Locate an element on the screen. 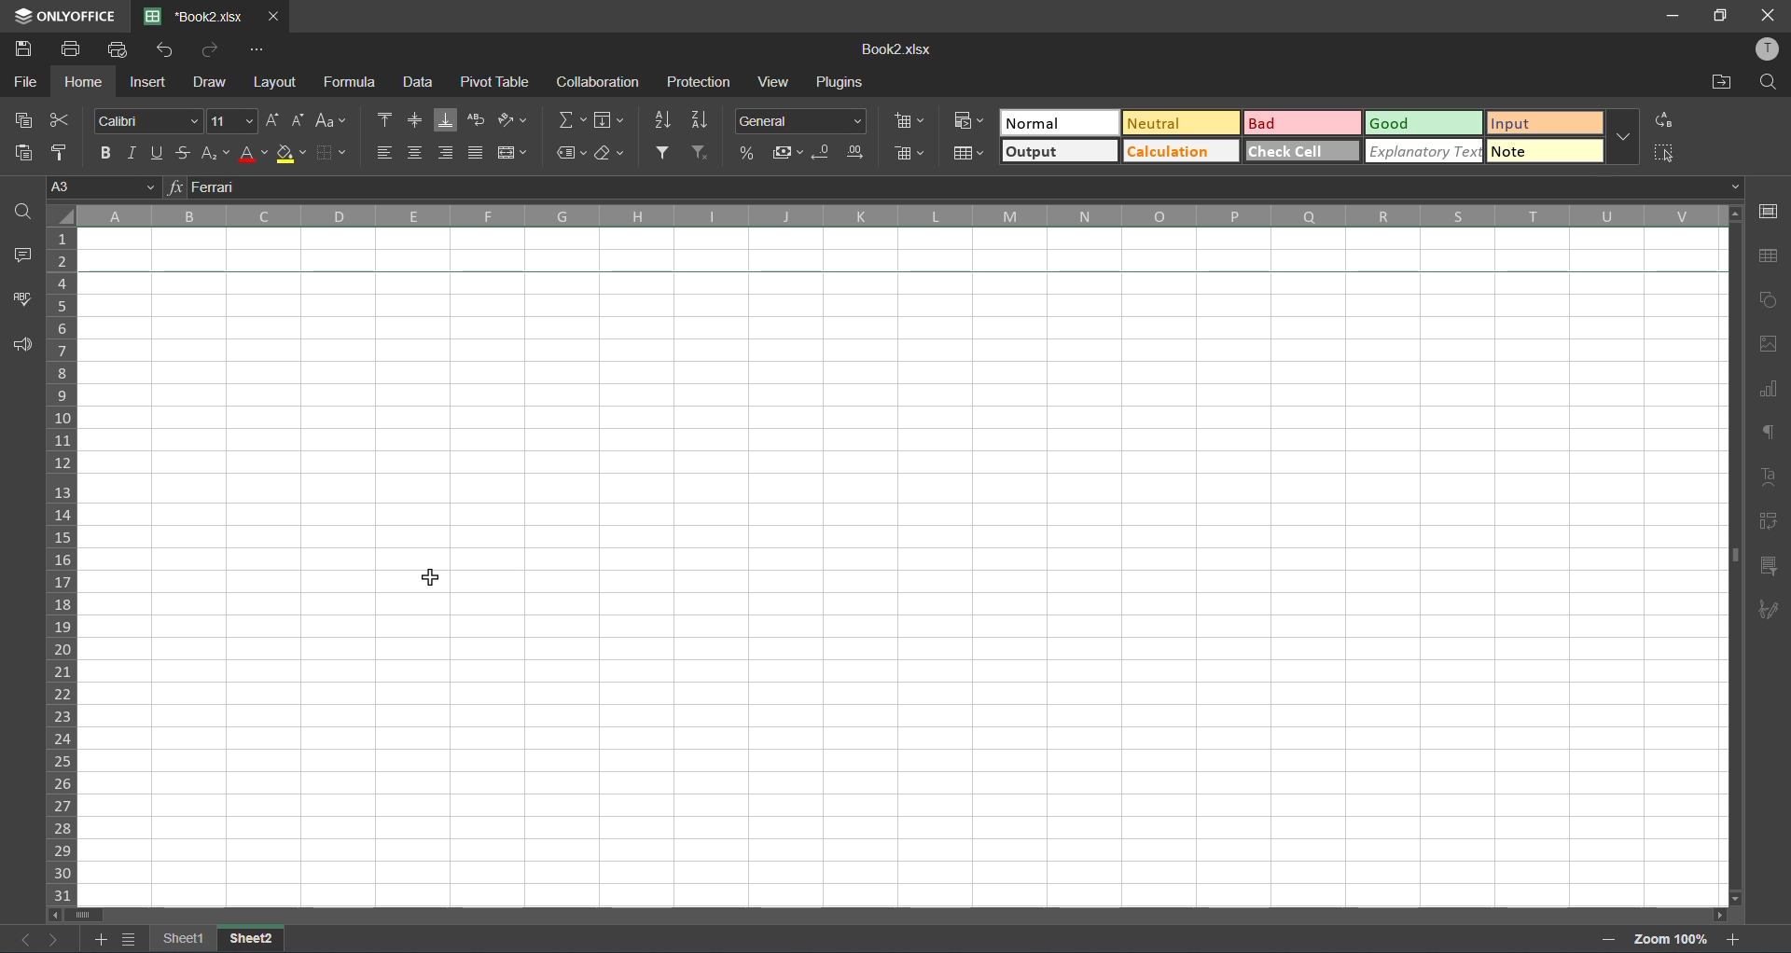 This screenshot has width=1791, height=953. number format is located at coordinates (799, 119).